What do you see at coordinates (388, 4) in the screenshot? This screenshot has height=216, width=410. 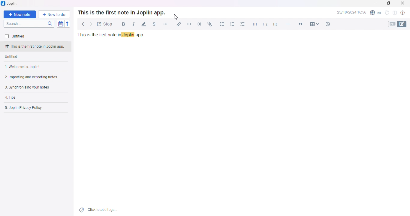 I see `Maximize` at bounding box center [388, 4].